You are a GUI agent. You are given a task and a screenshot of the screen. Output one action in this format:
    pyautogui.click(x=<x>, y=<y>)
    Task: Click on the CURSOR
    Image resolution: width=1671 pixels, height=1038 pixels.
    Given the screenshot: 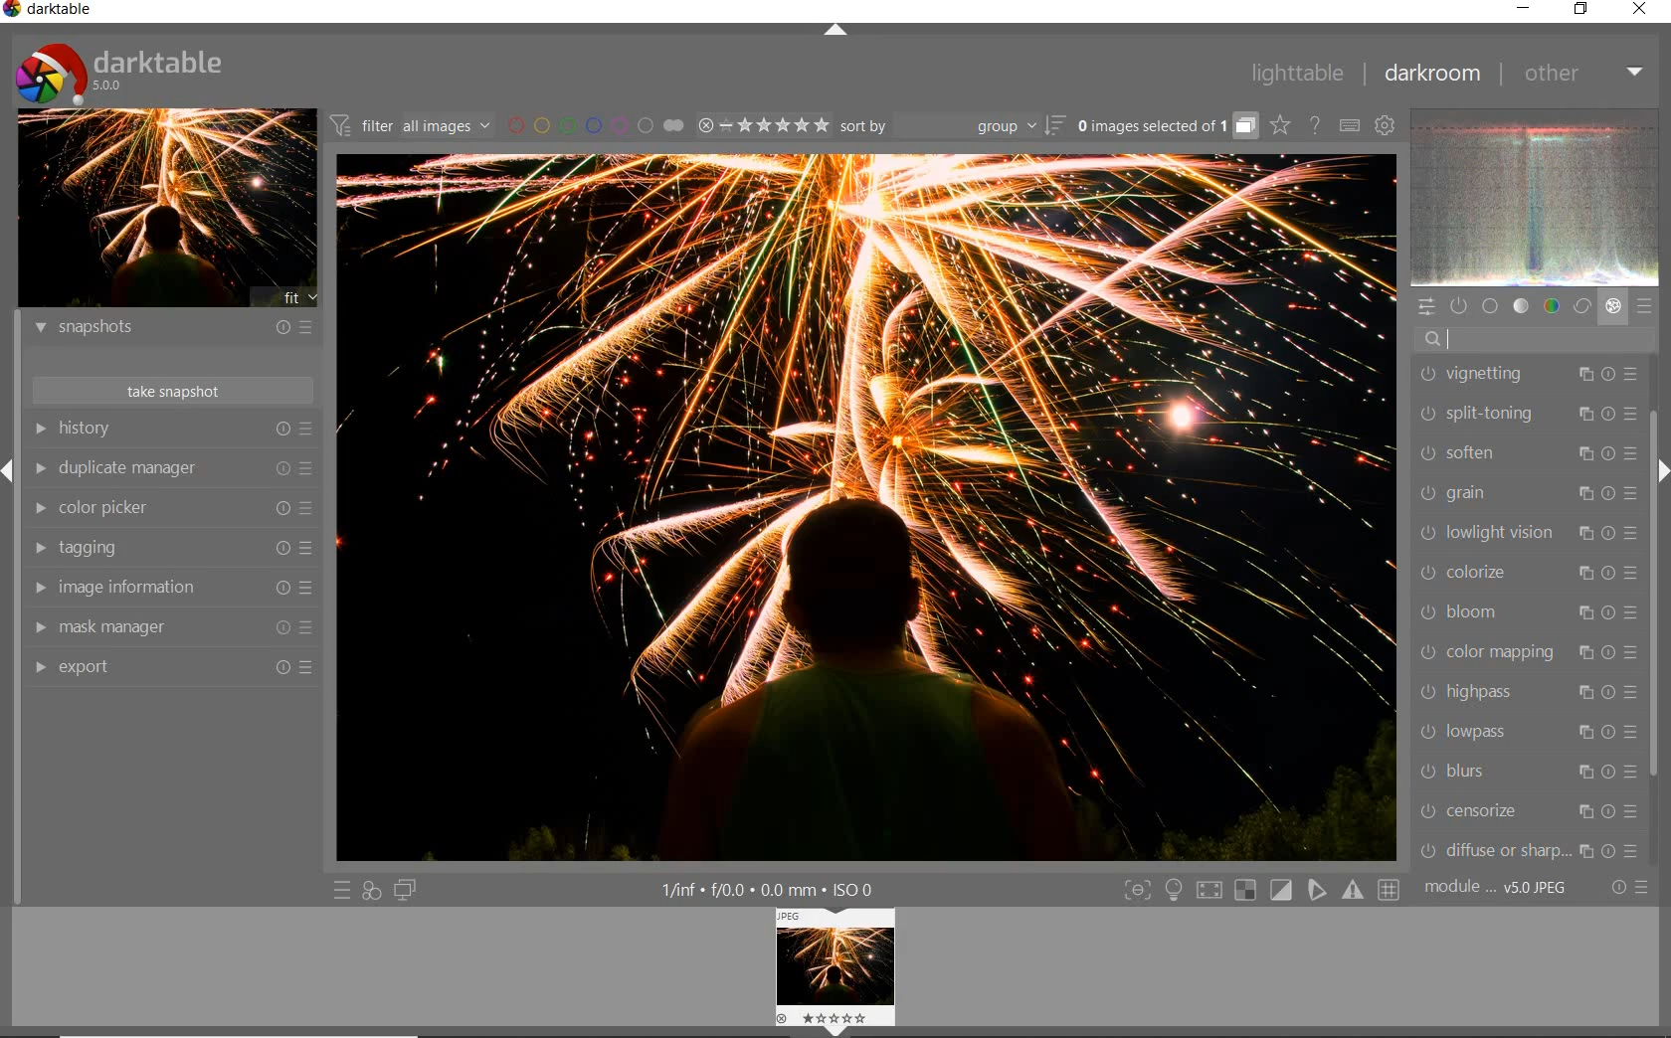 What is the action you would take?
    pyautogui.click(x=1481, y=337)
    